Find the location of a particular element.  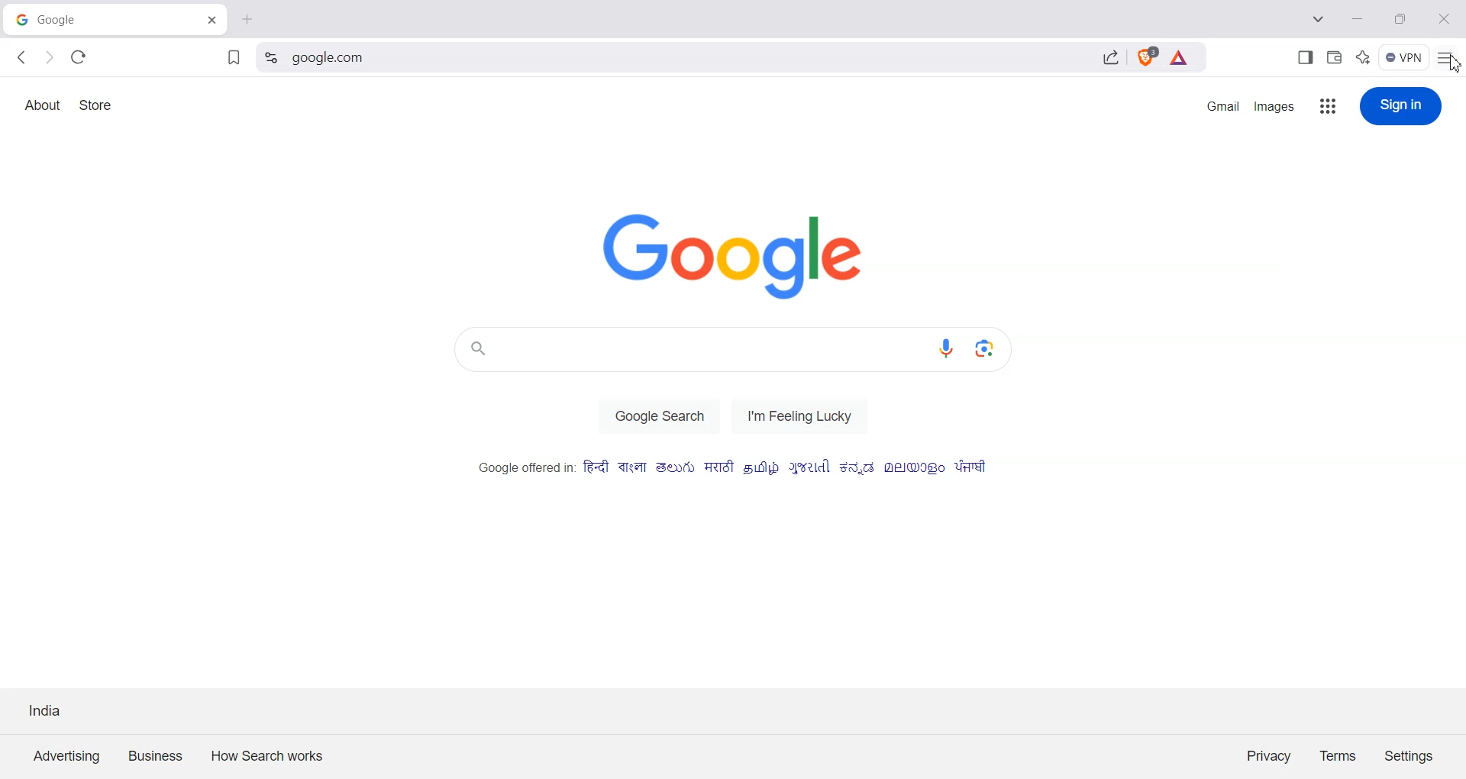

Setting is located at coordinates (271, 58).